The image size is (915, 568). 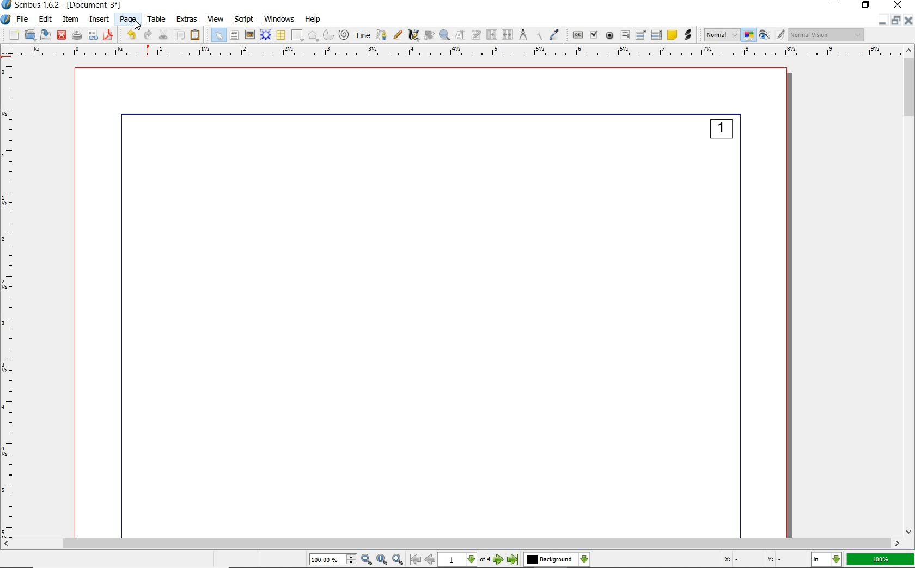 I want to click on spiral, so click(x=346, y=35).